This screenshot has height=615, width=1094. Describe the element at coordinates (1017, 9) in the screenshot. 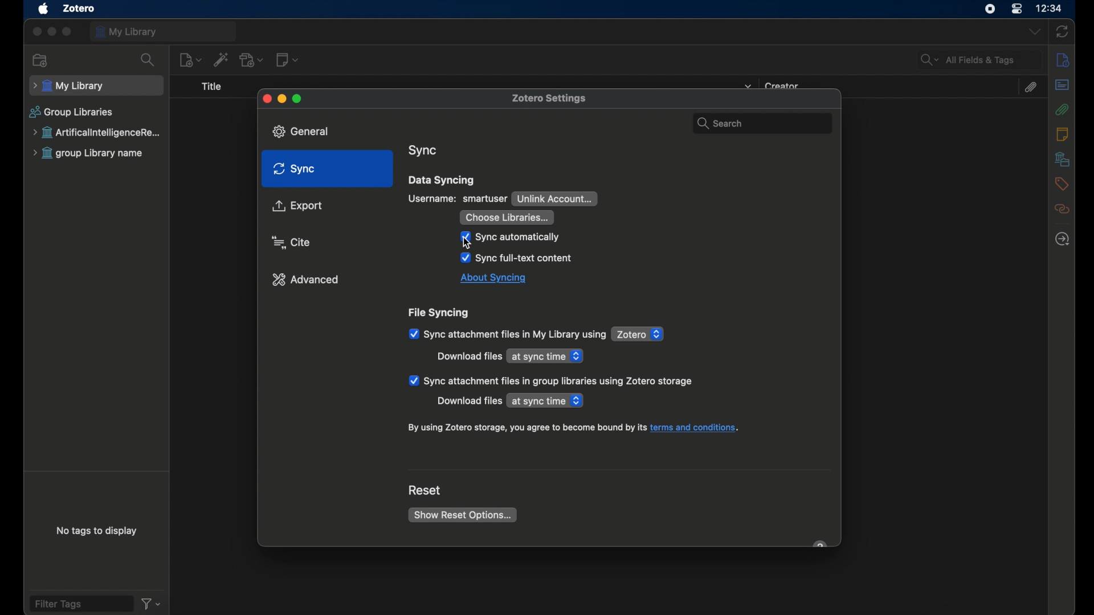

I see `control center` at that location.